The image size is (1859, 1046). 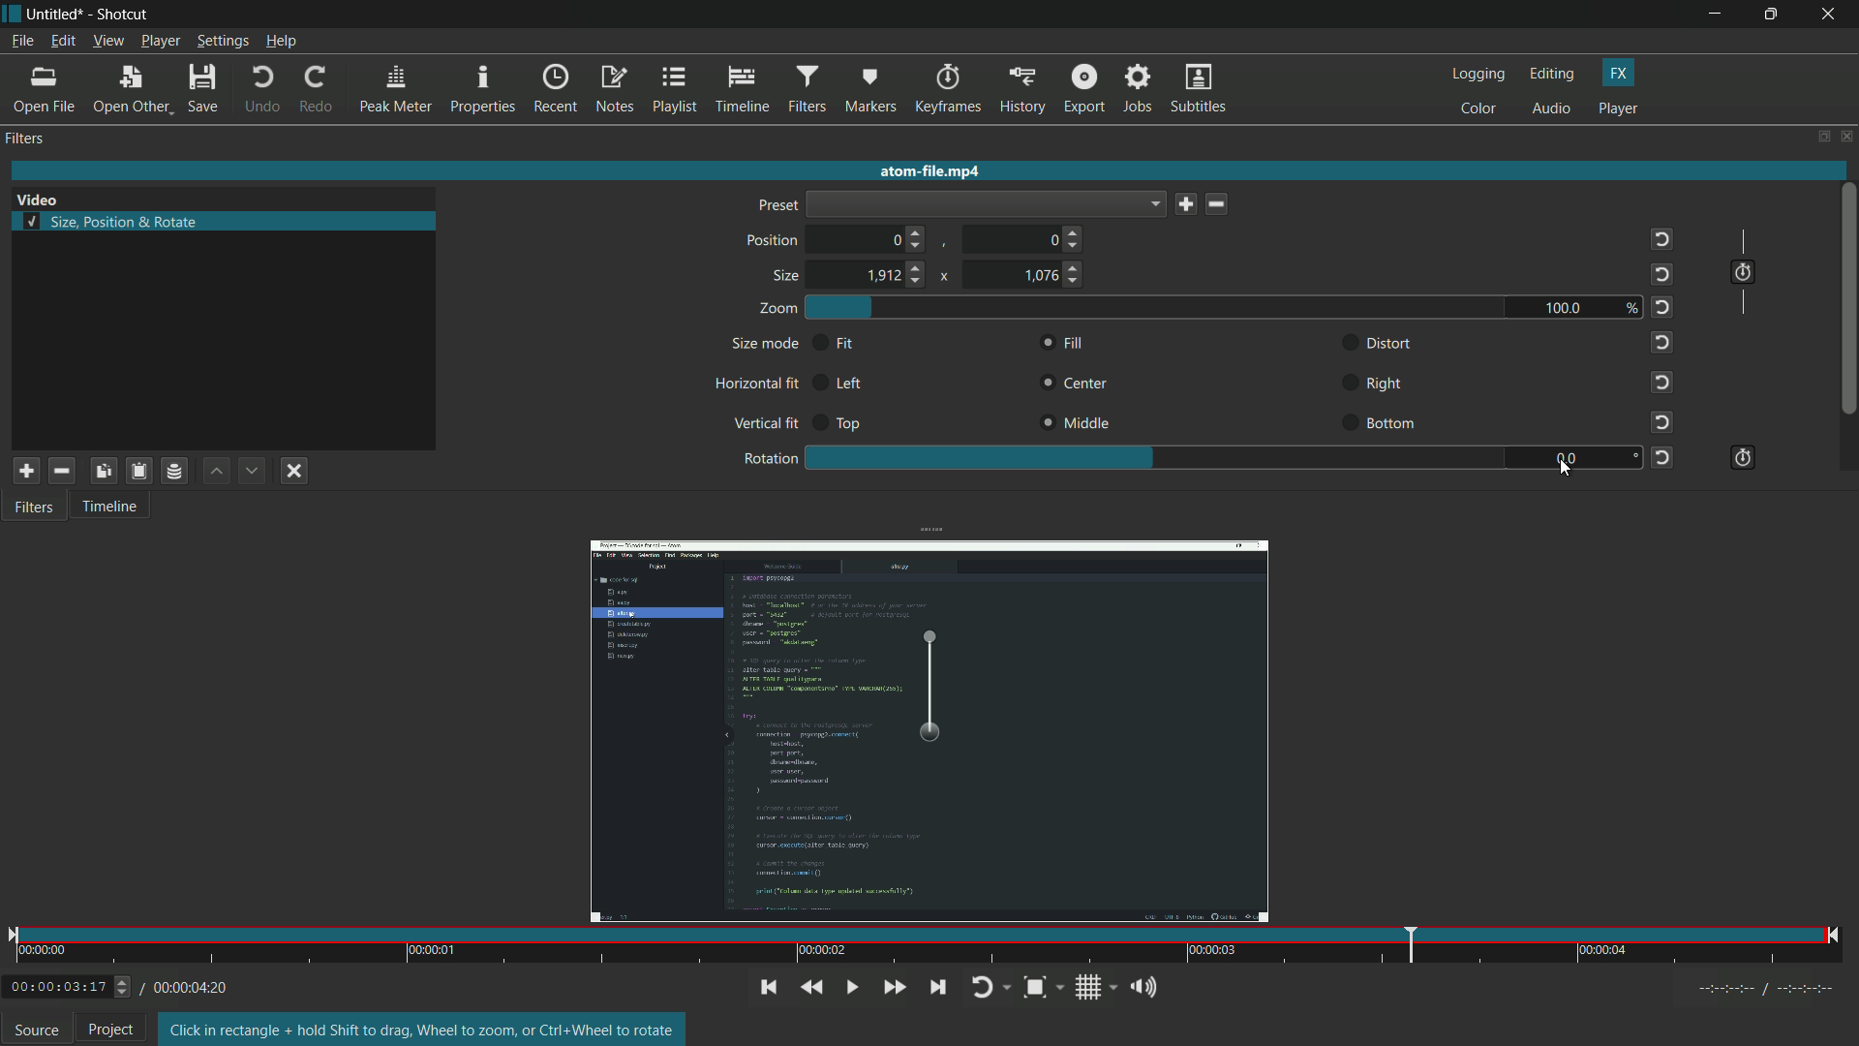 What do you see at coordinates (1845, 136) in the screenshot?
I see `close panel` at bounding box center [1845, 136].